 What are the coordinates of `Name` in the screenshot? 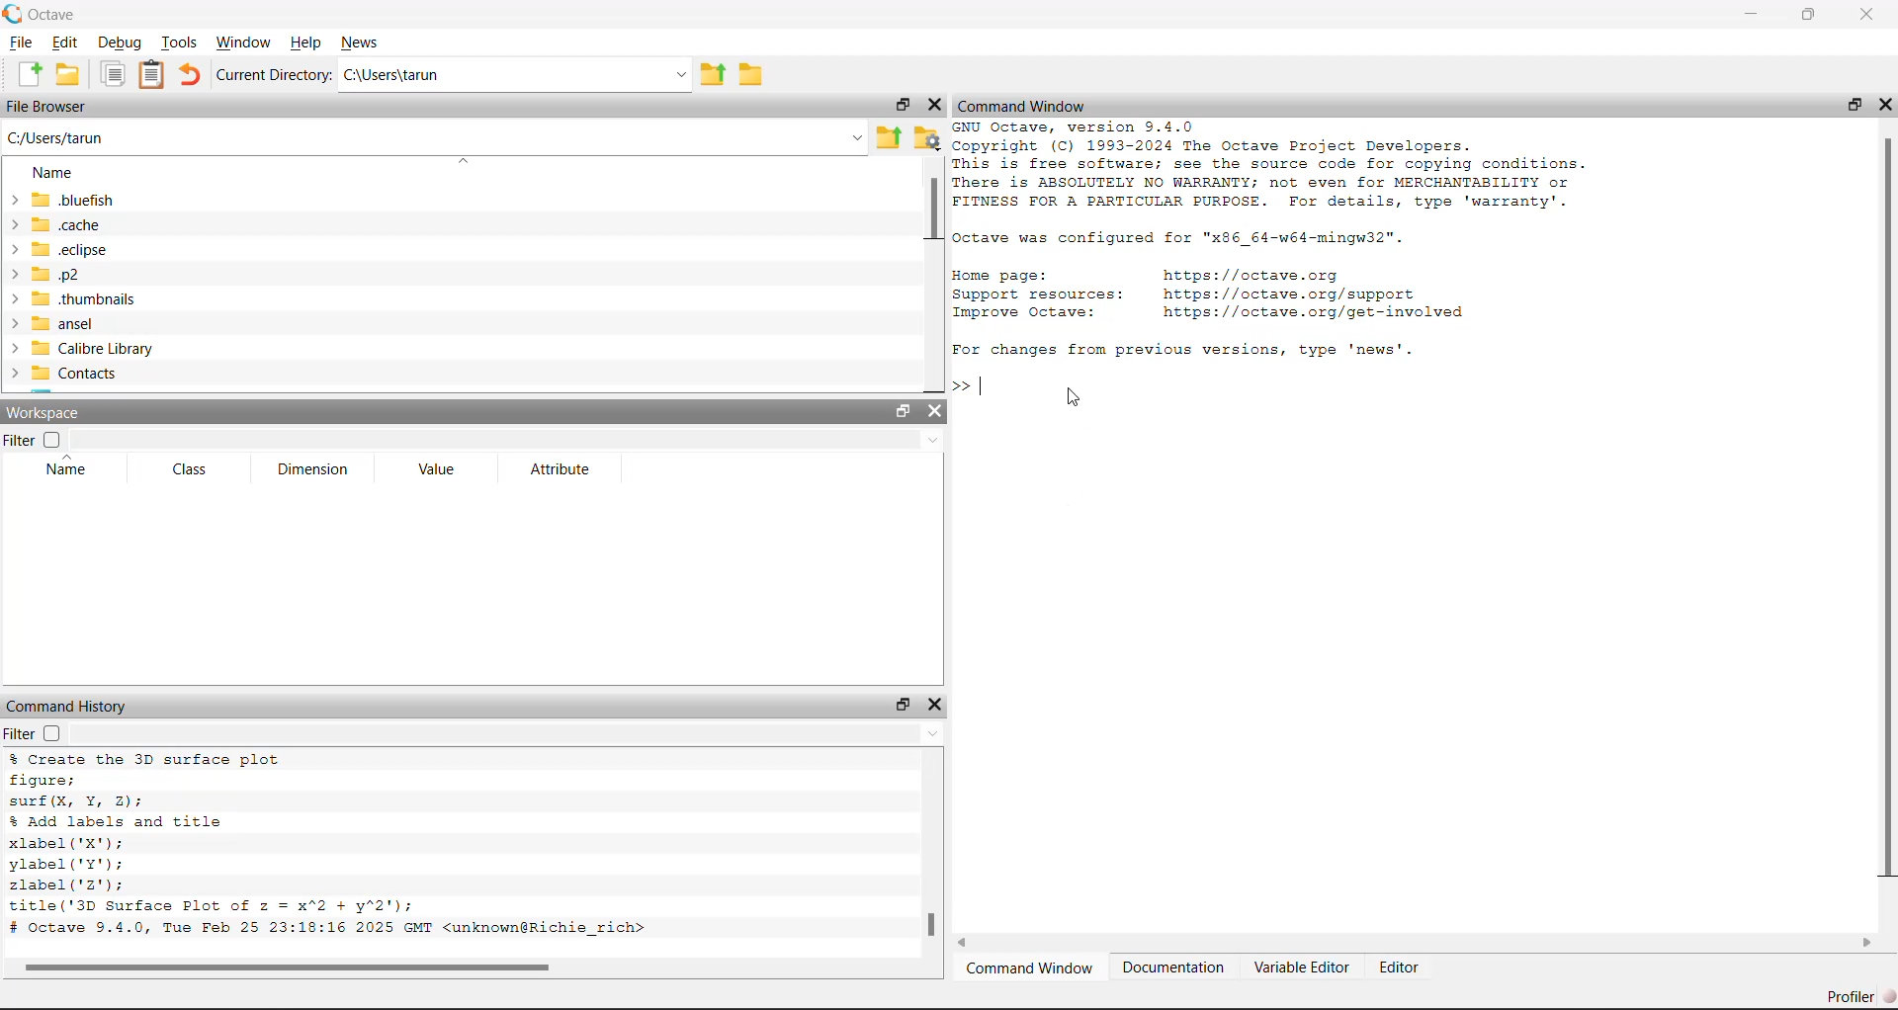 It's located at (53, 172).